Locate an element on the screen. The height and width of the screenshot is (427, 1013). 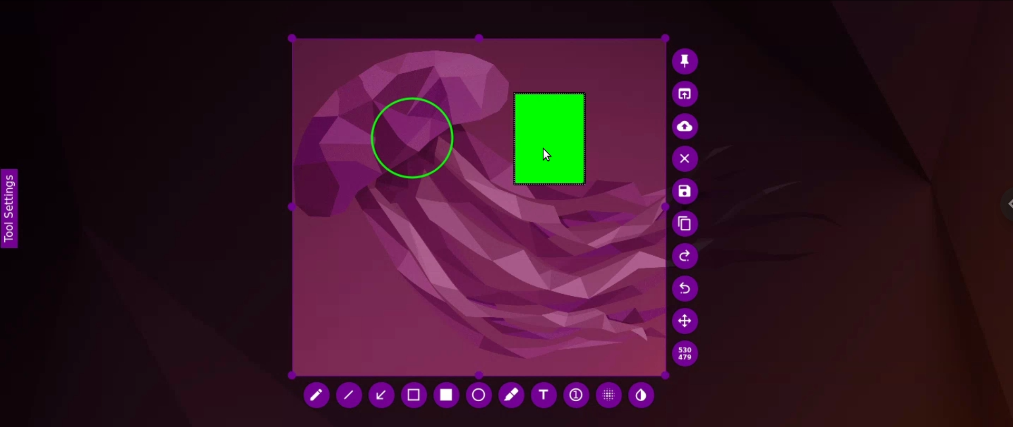
rectangle drawing  is located at coordinates (551, 139).